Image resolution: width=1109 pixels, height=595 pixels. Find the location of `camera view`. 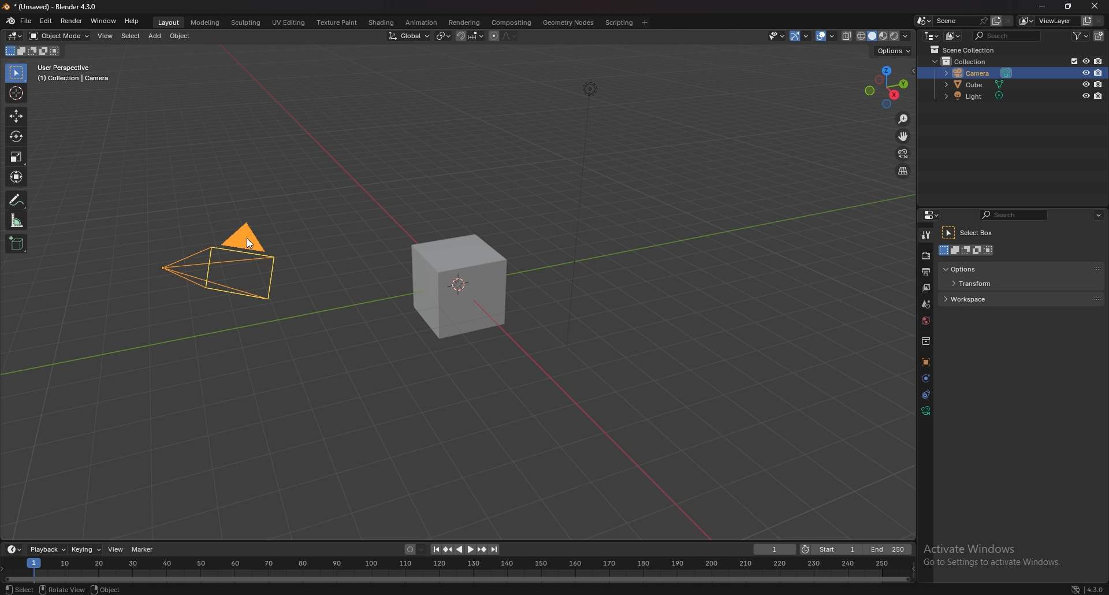

camera view is located at coordinates (903, 153).